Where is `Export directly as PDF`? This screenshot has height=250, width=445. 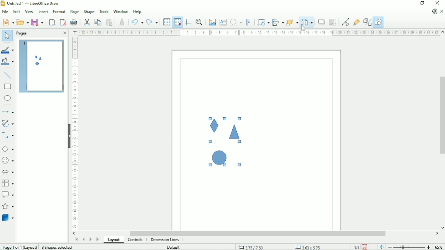 Export directly as PDF is located at coordinates (63, 22).